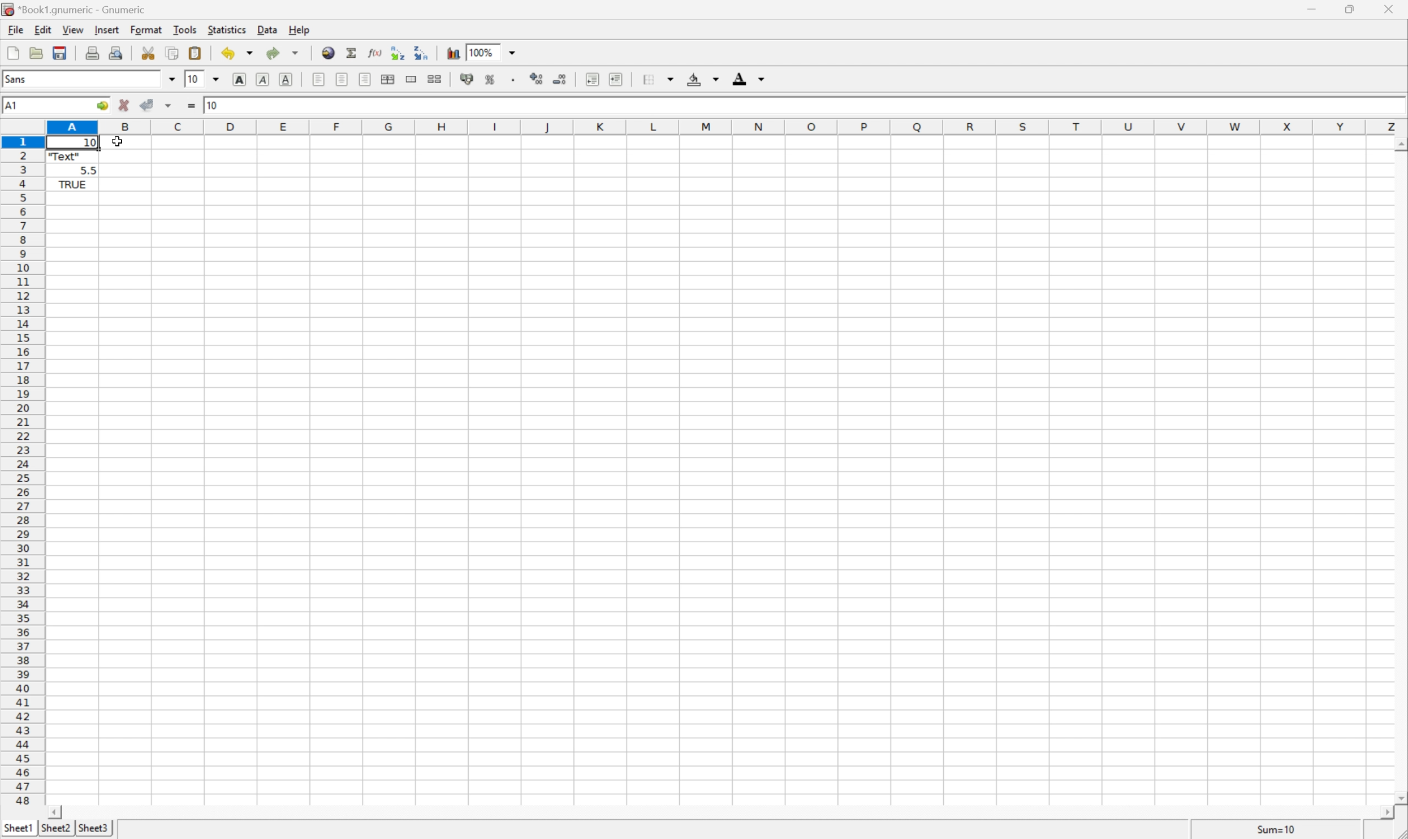 Image resolution: width=1408 pixels, height=839 pixels. What do you see at coordinates (751, 77) in the screenshot?
I see `Foreground` at bounding box center [751, 77].